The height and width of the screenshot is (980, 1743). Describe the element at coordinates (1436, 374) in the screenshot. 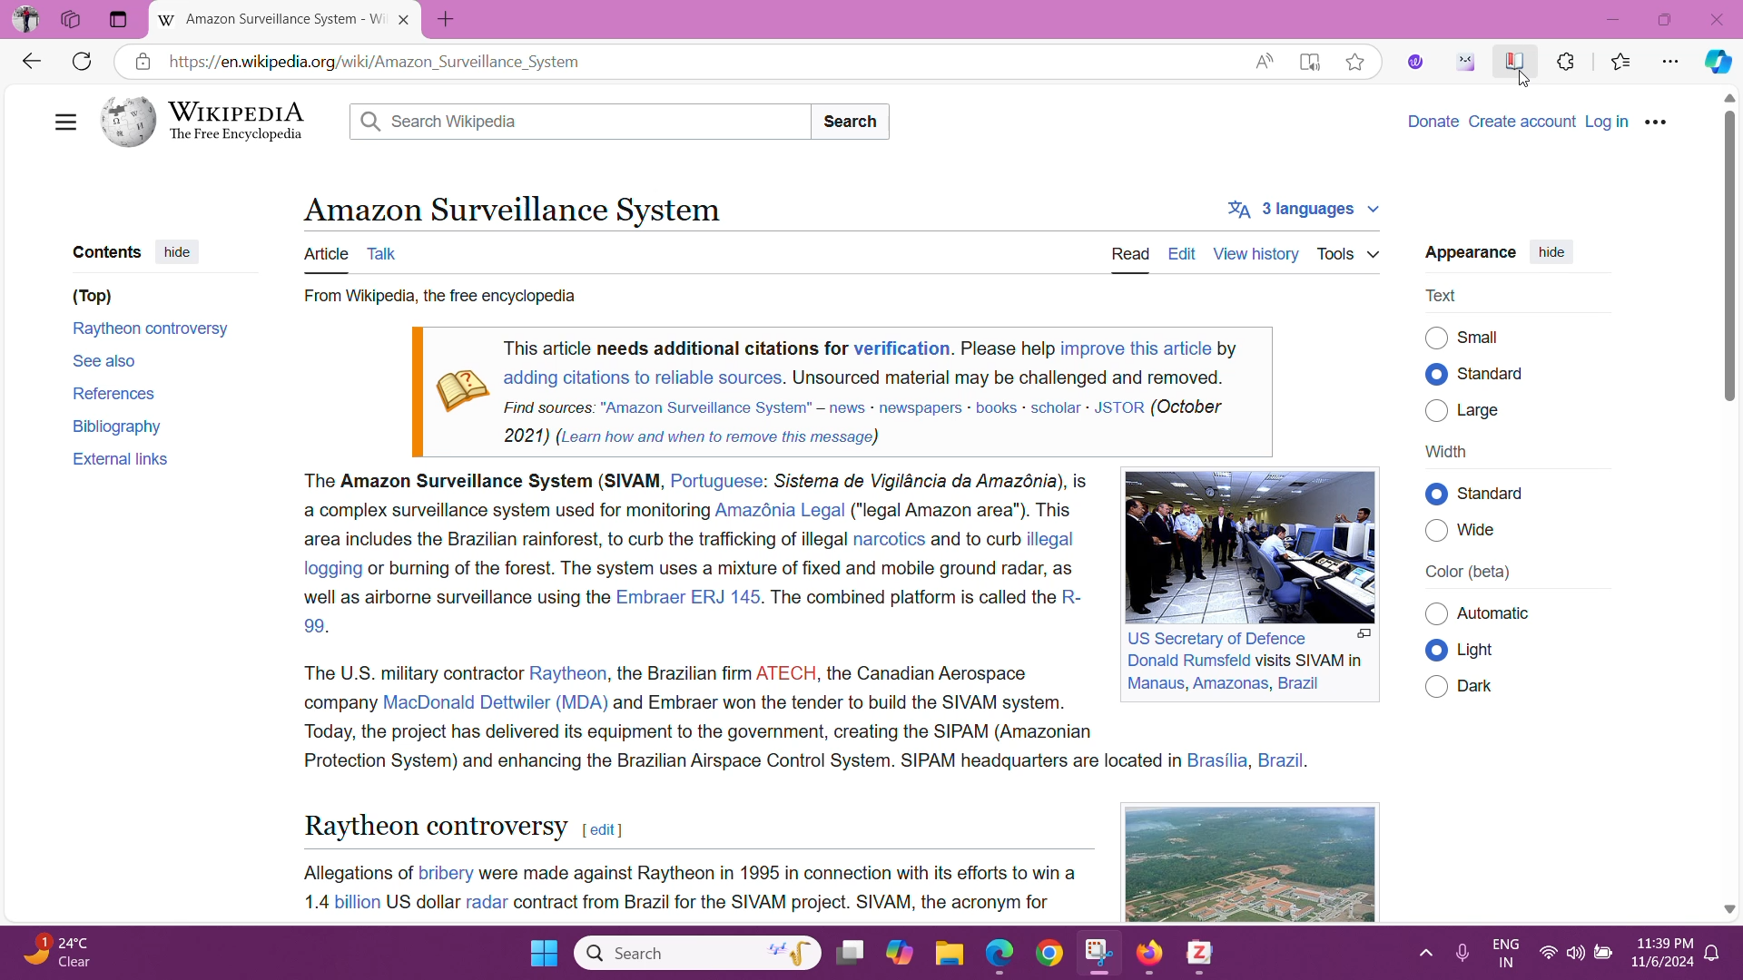

I see `Selected` at that location.